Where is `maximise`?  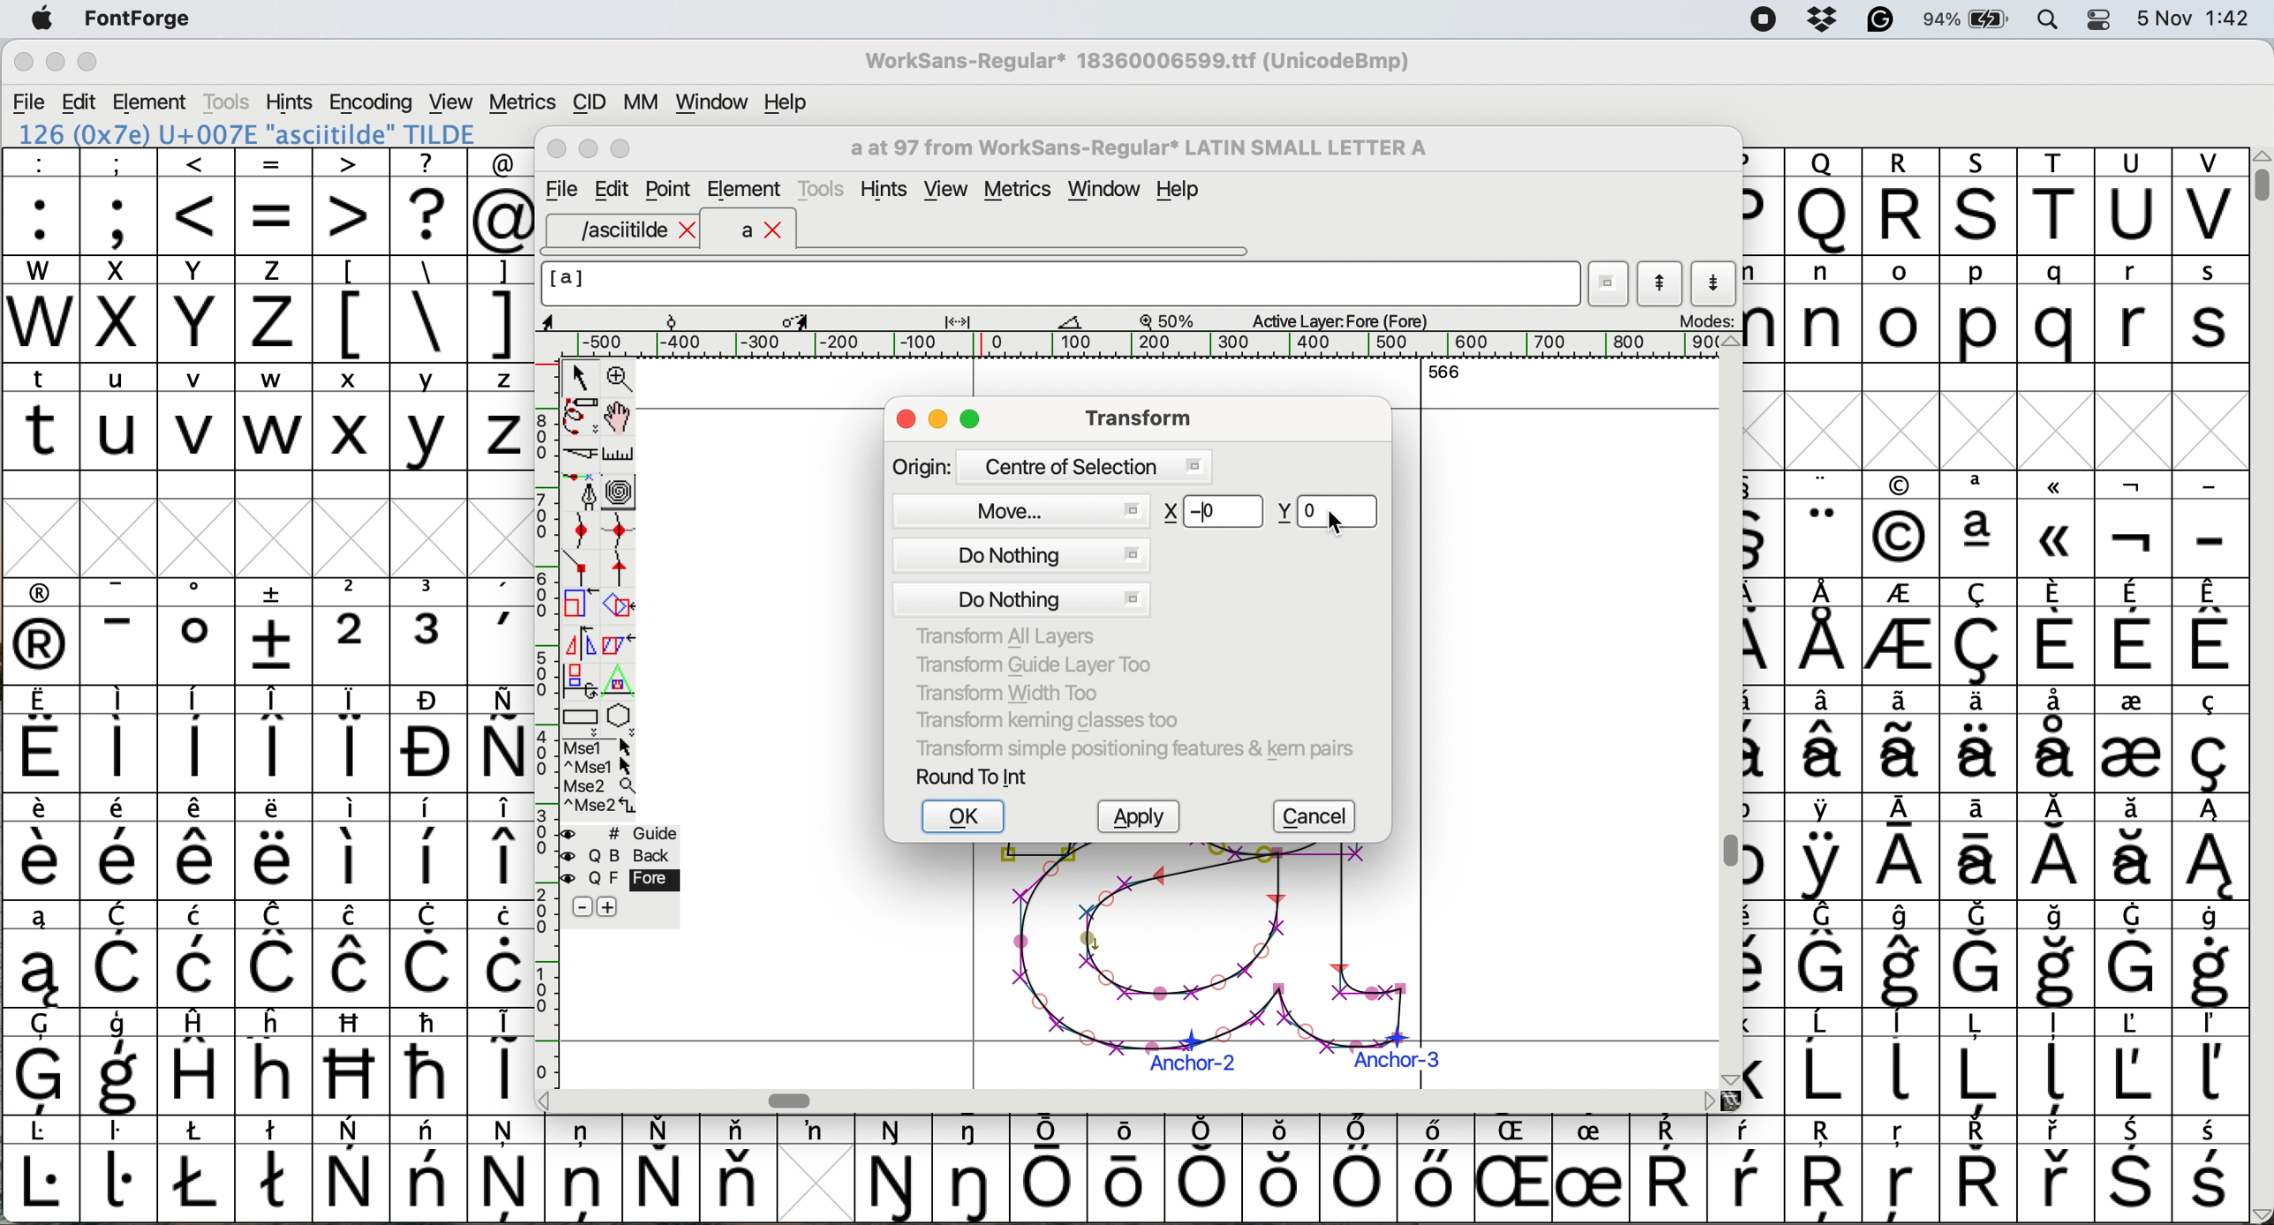 maximise is located at coordinates (88, 66).